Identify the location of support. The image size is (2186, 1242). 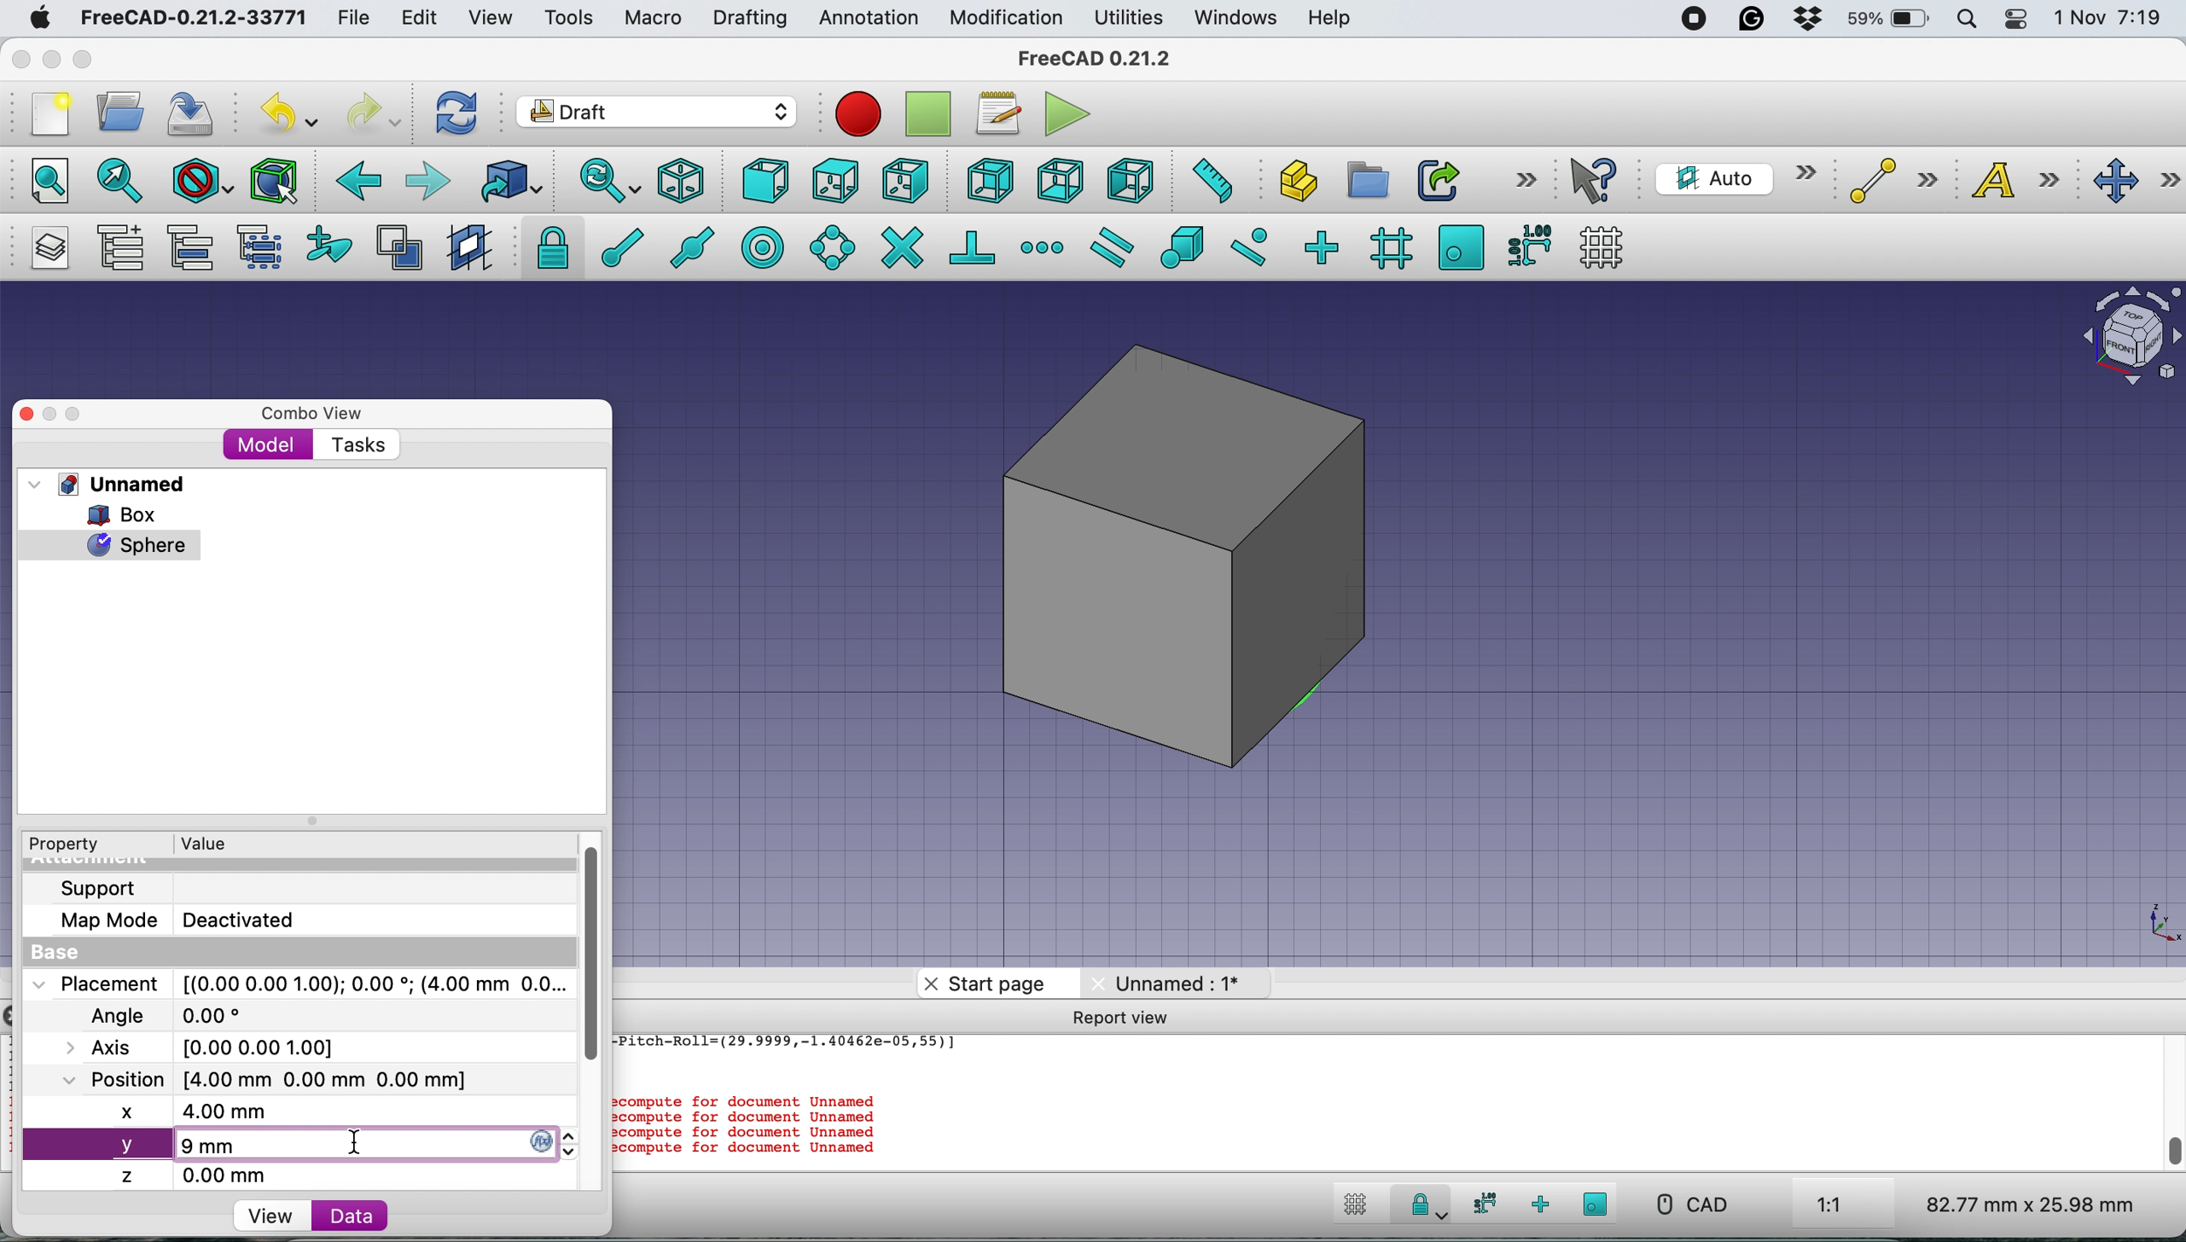
(103, 886).